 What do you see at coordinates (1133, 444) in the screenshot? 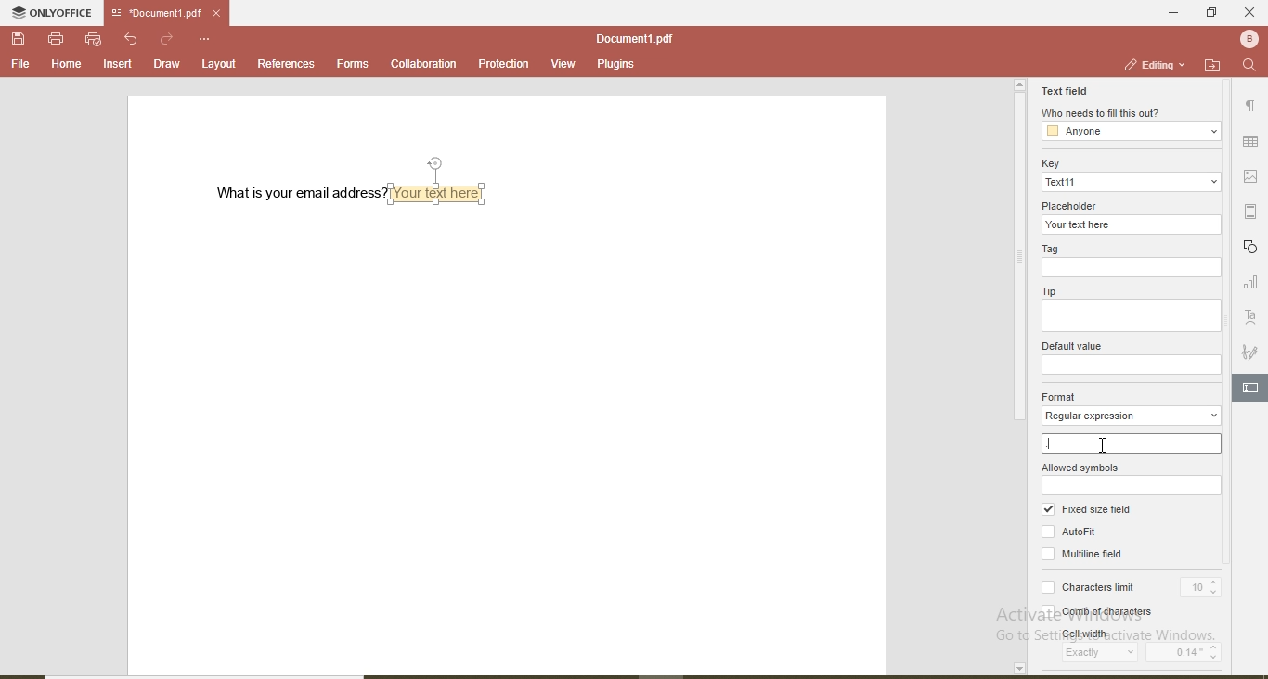
I see `.` at bounding box center [1133, 444].